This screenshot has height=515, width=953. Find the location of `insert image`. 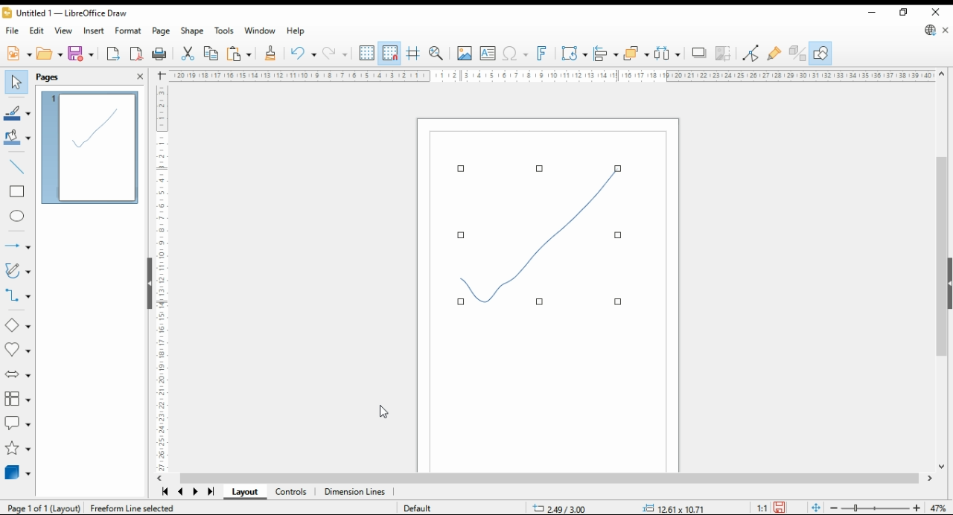

insert image is located at coordinates (465, 53).